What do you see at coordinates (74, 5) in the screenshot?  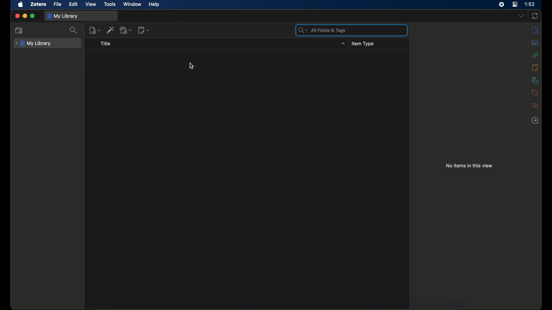 I see `edit` at bounding box center [74, 5].